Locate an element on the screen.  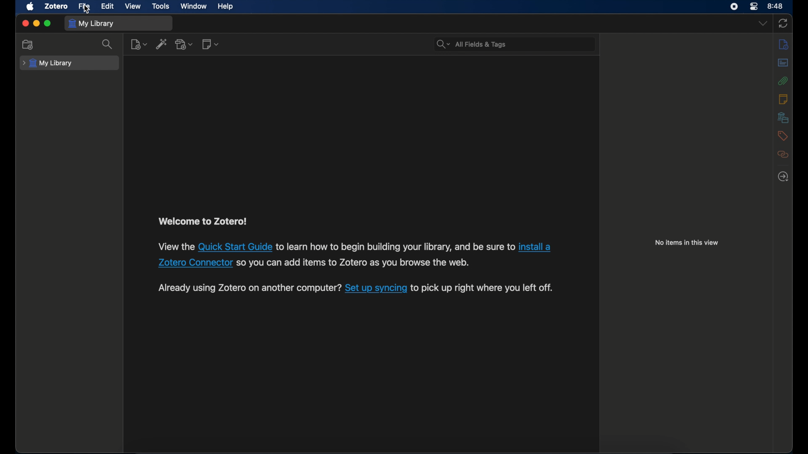
quick start guide link is located at coordinates (236, 246).